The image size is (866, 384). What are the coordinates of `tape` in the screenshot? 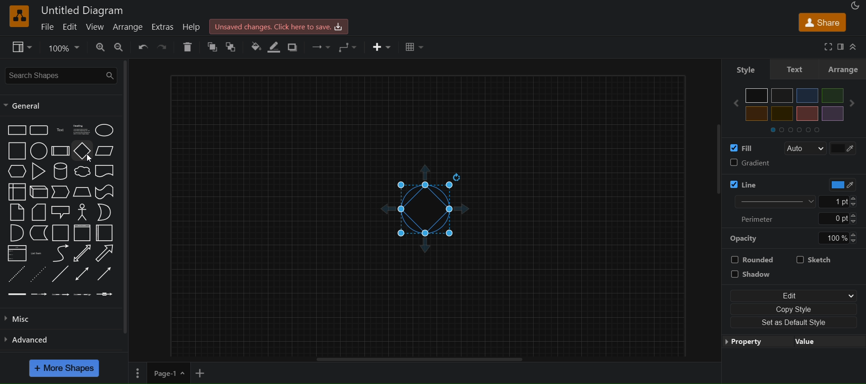 It's located at (105, 191).